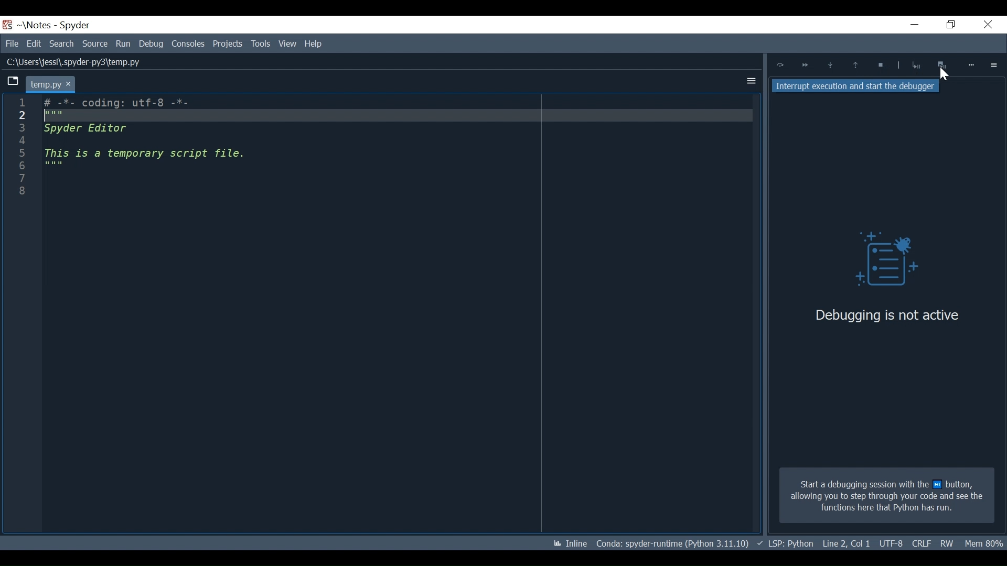 The image size is (1007, 566). What do you see at coordinates (972, 65) in the screenshot?
I see `More` at bounding box center [972, 65].